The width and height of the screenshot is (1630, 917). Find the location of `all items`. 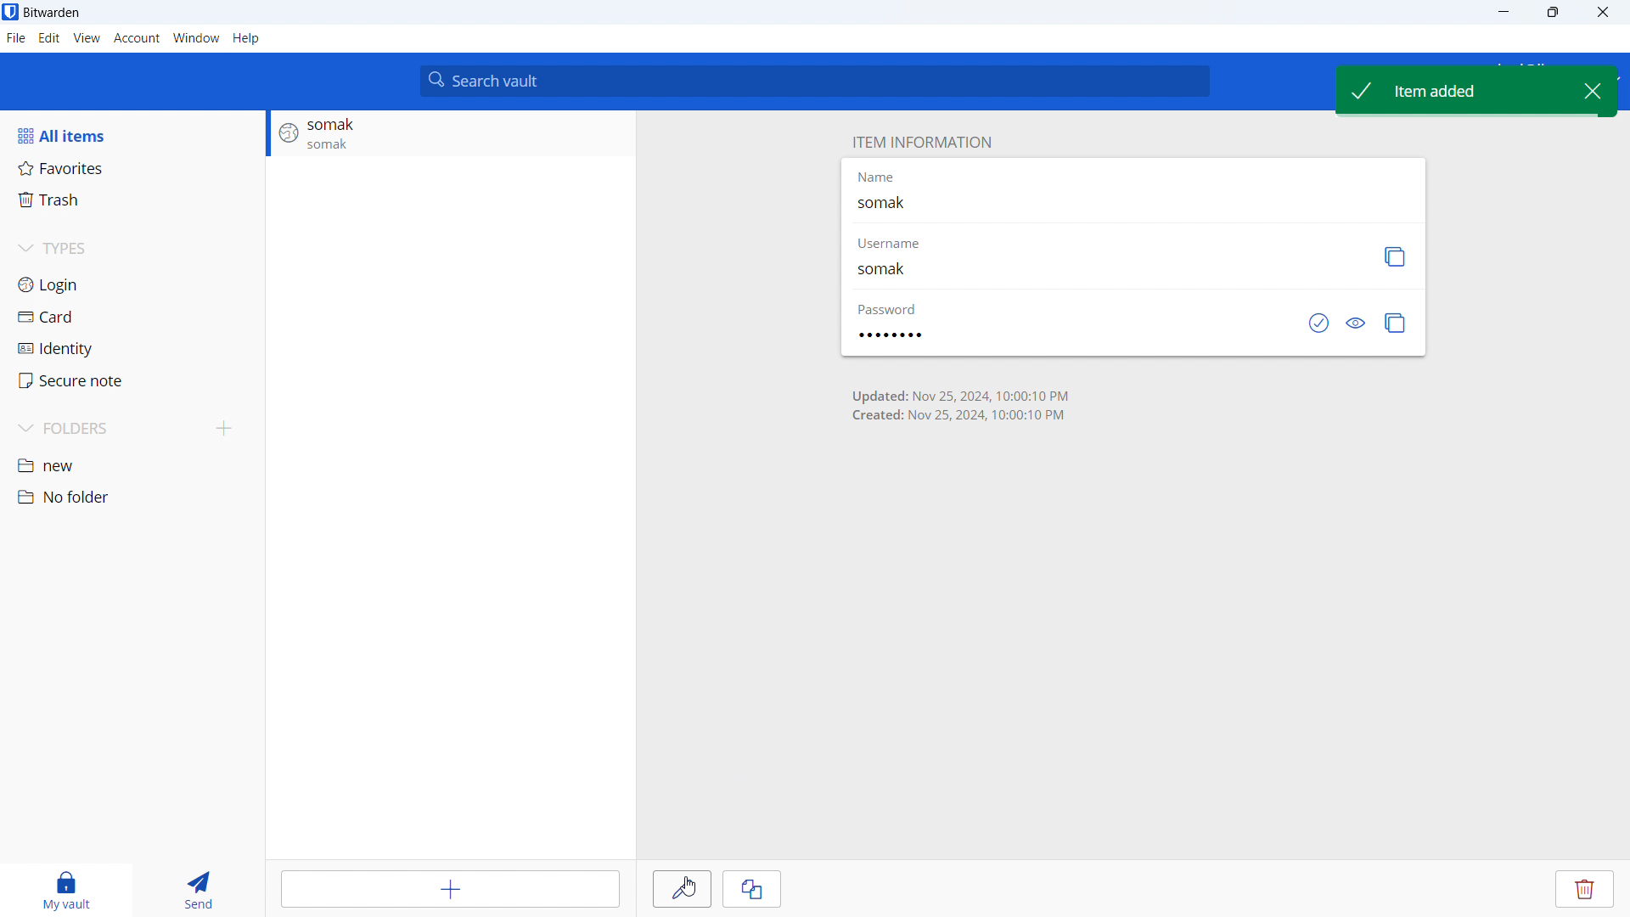

all items is located at coordinates (132, 135).